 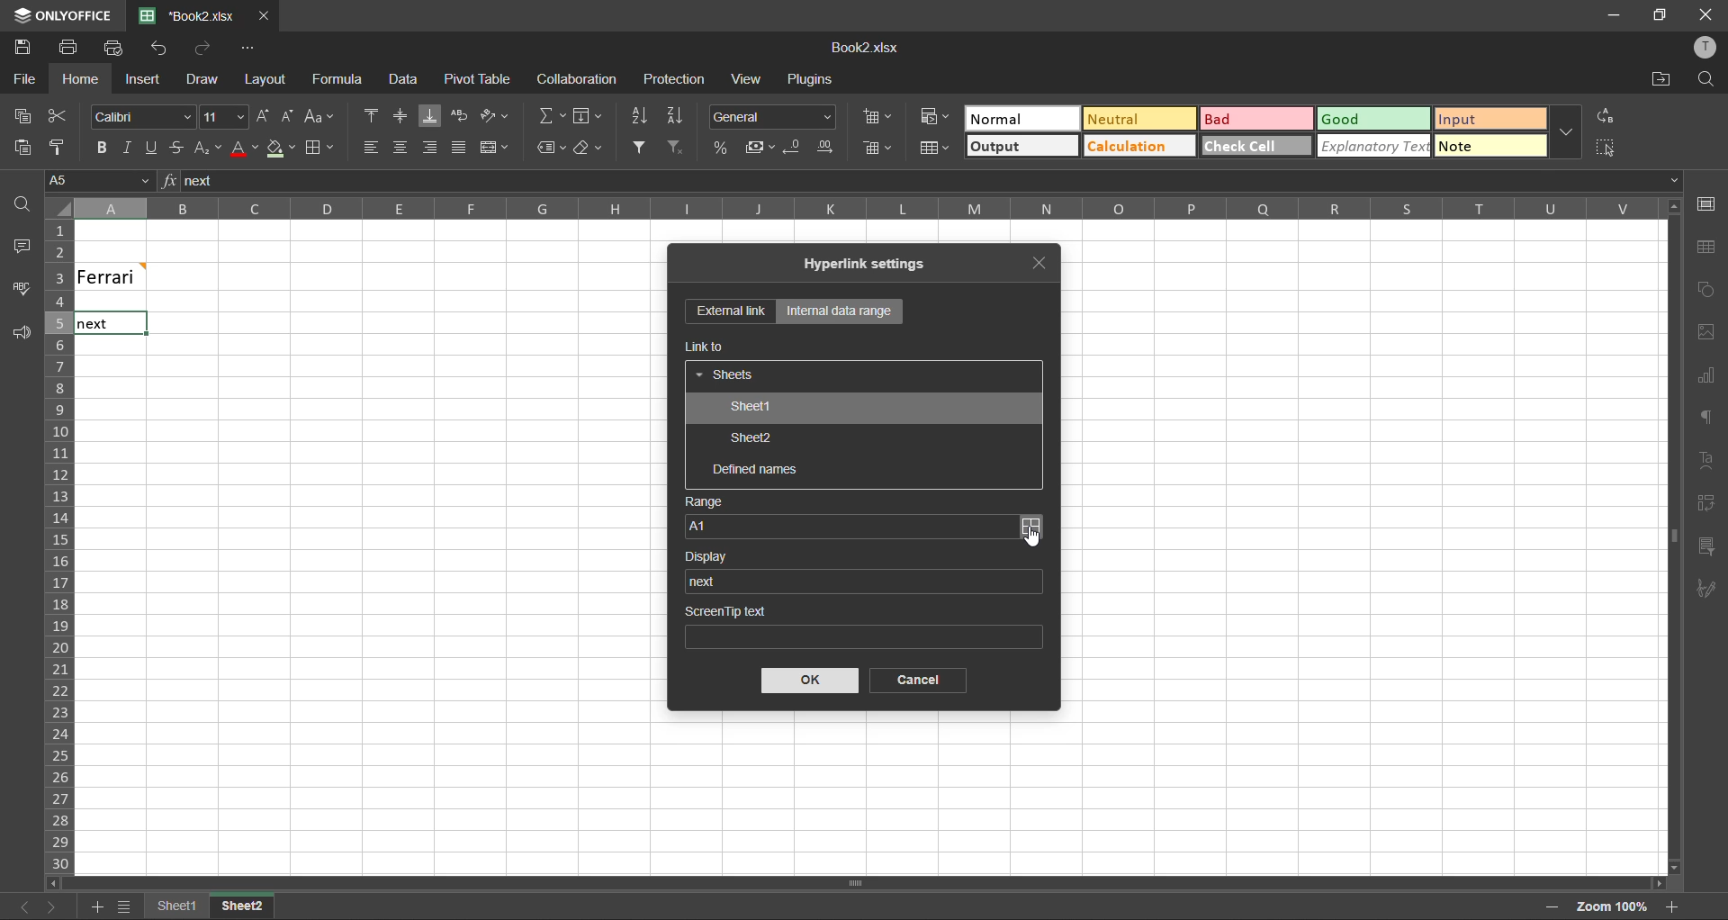 I want to click on comments, so click(x=20, y=247).